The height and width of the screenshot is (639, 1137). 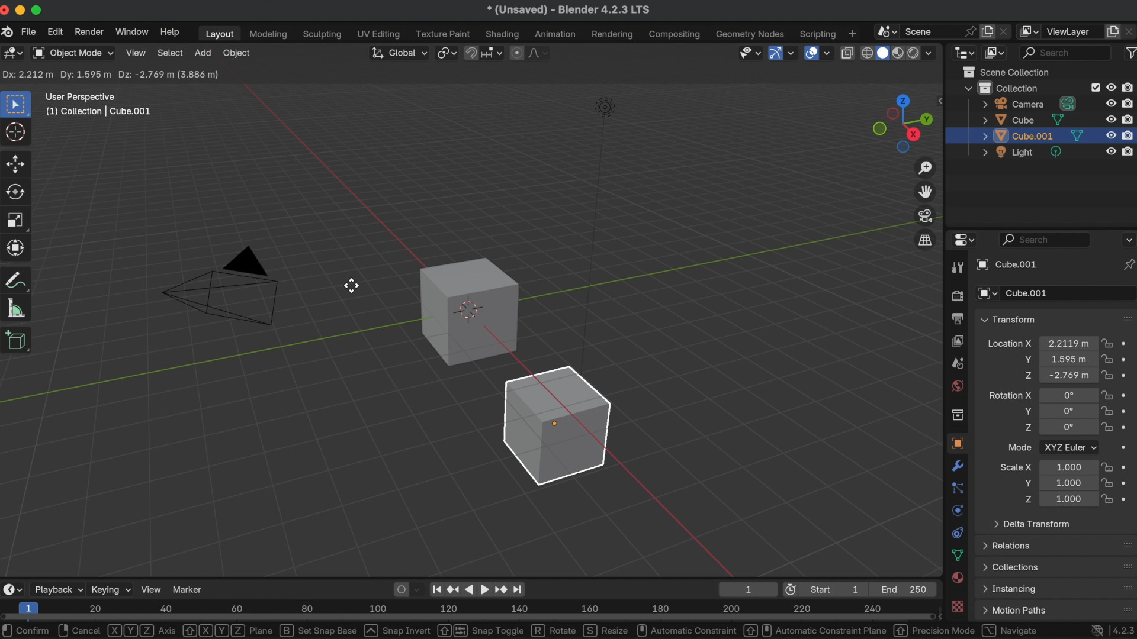 I want to click on file, so click(x=28, y=32).